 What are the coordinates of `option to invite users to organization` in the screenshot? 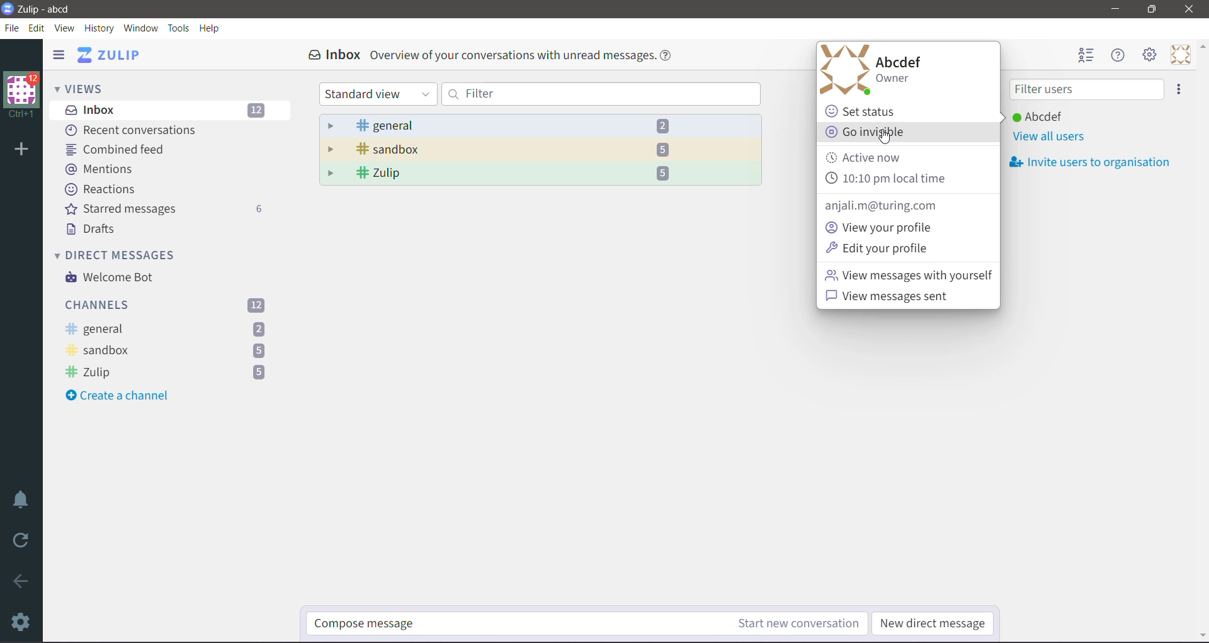 It's located at (1178, 89).